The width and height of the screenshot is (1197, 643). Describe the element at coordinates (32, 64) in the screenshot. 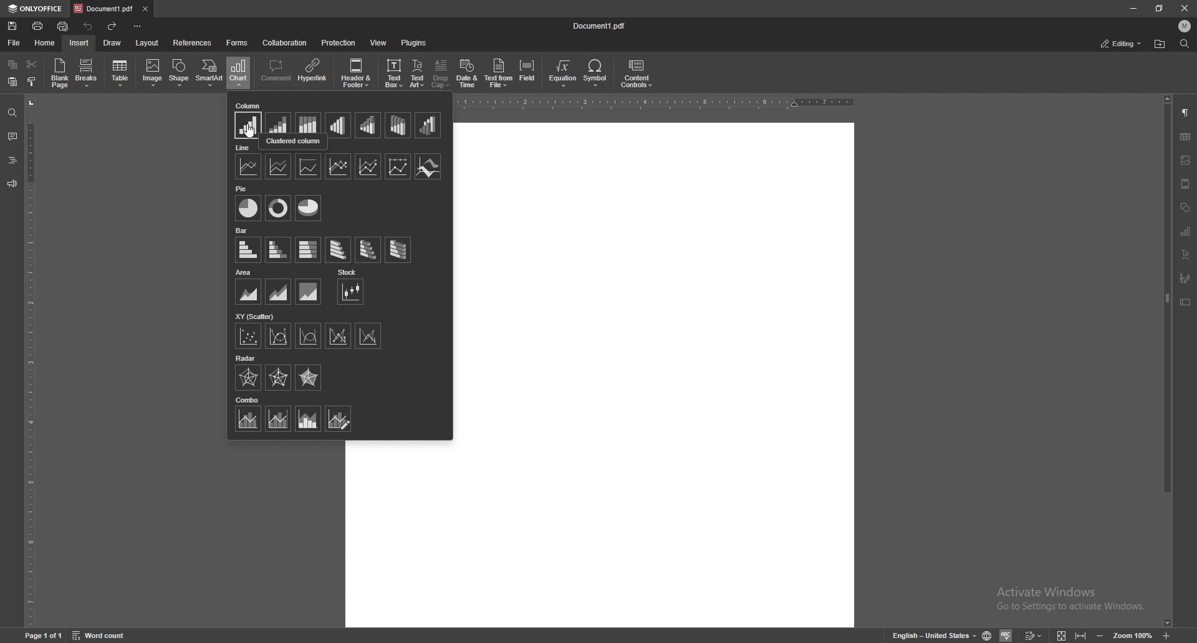

I see `cut` at that location.